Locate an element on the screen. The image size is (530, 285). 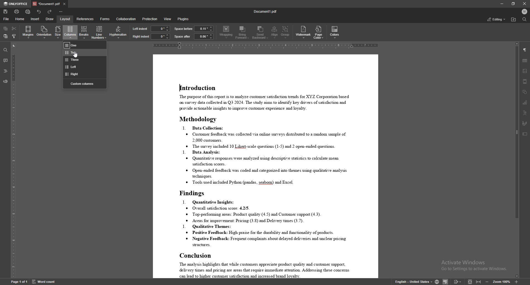
document is located at coordinates (266, 166).